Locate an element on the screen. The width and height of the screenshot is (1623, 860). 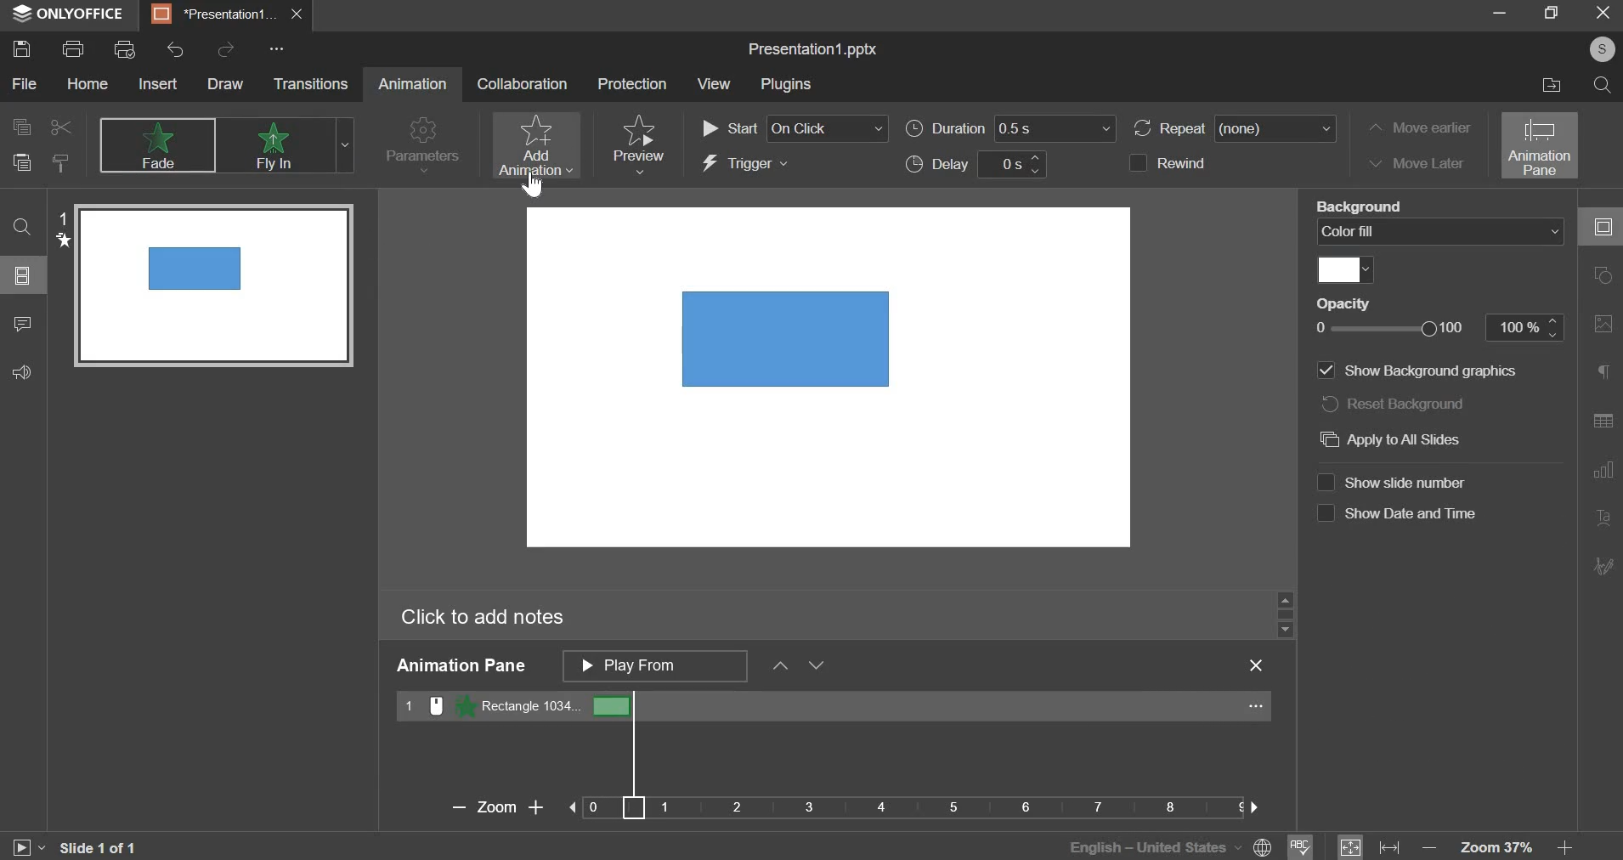
spell check is located at coordinates (1306, 844).